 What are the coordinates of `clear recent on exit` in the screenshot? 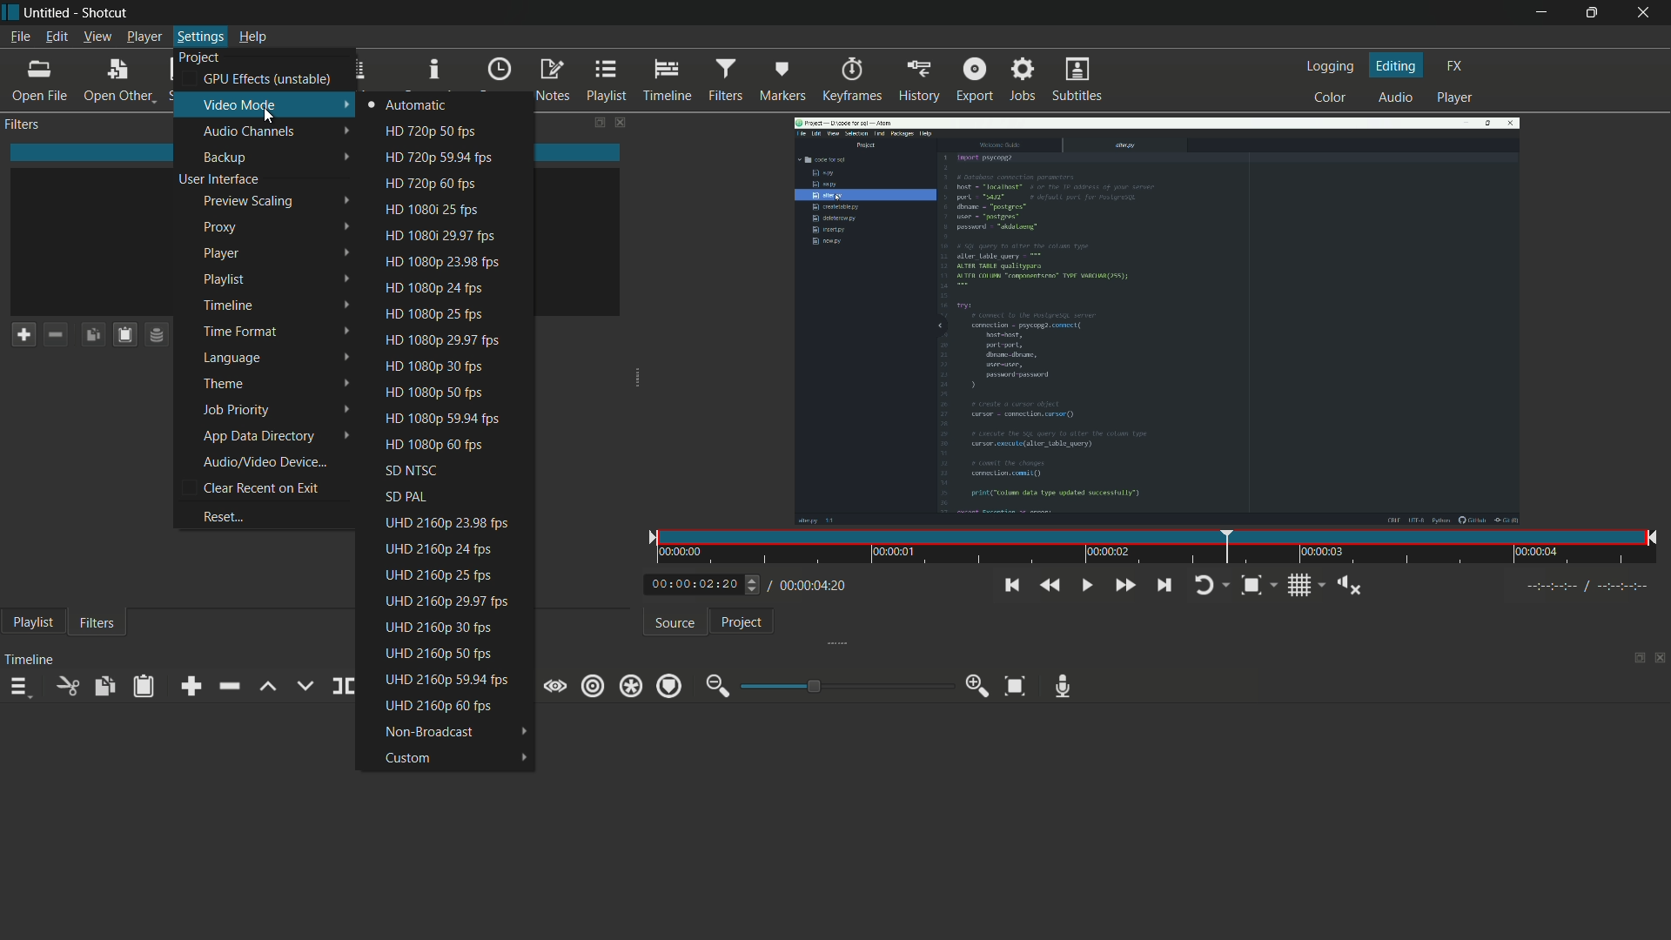 It's located at (275, 487).